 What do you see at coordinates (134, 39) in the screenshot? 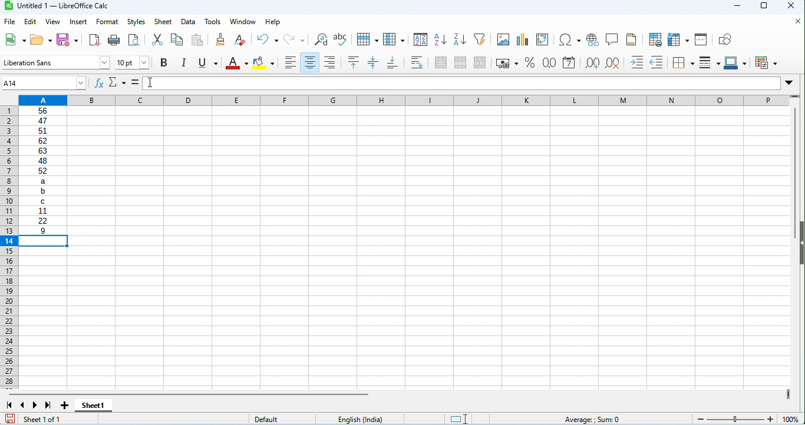
I see `toggle print preview` at bounding box center [134, 39].